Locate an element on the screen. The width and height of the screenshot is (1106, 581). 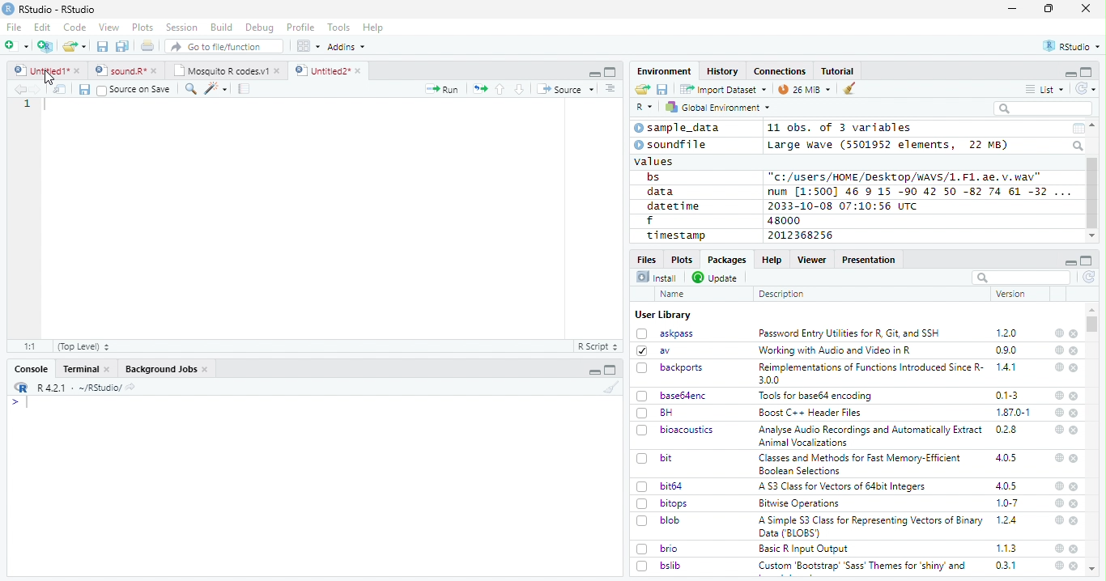
scroll down is located at coordinates (1091, 236).